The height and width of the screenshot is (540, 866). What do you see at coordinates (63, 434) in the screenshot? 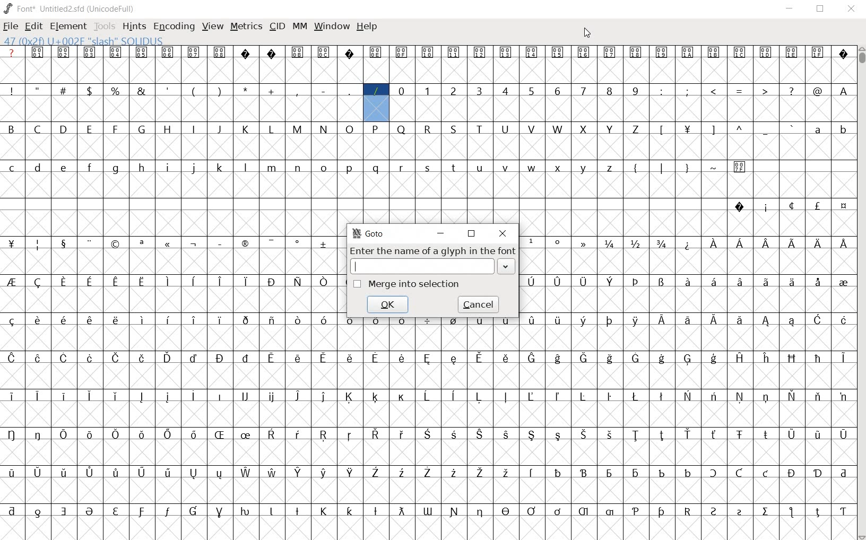
I see `glyph` at bounding box center [63, 434].